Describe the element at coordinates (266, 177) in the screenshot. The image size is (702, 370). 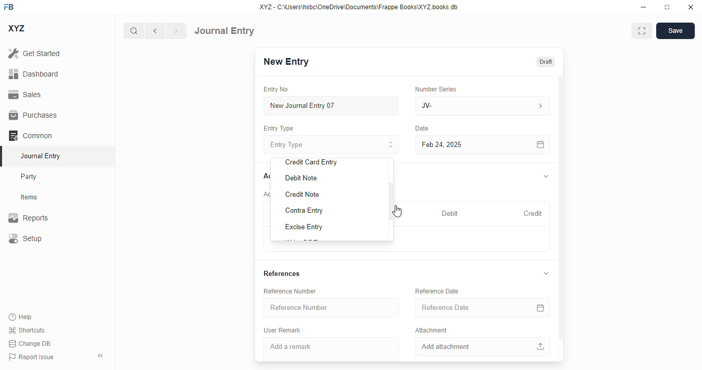
I see `accounts` at that location.